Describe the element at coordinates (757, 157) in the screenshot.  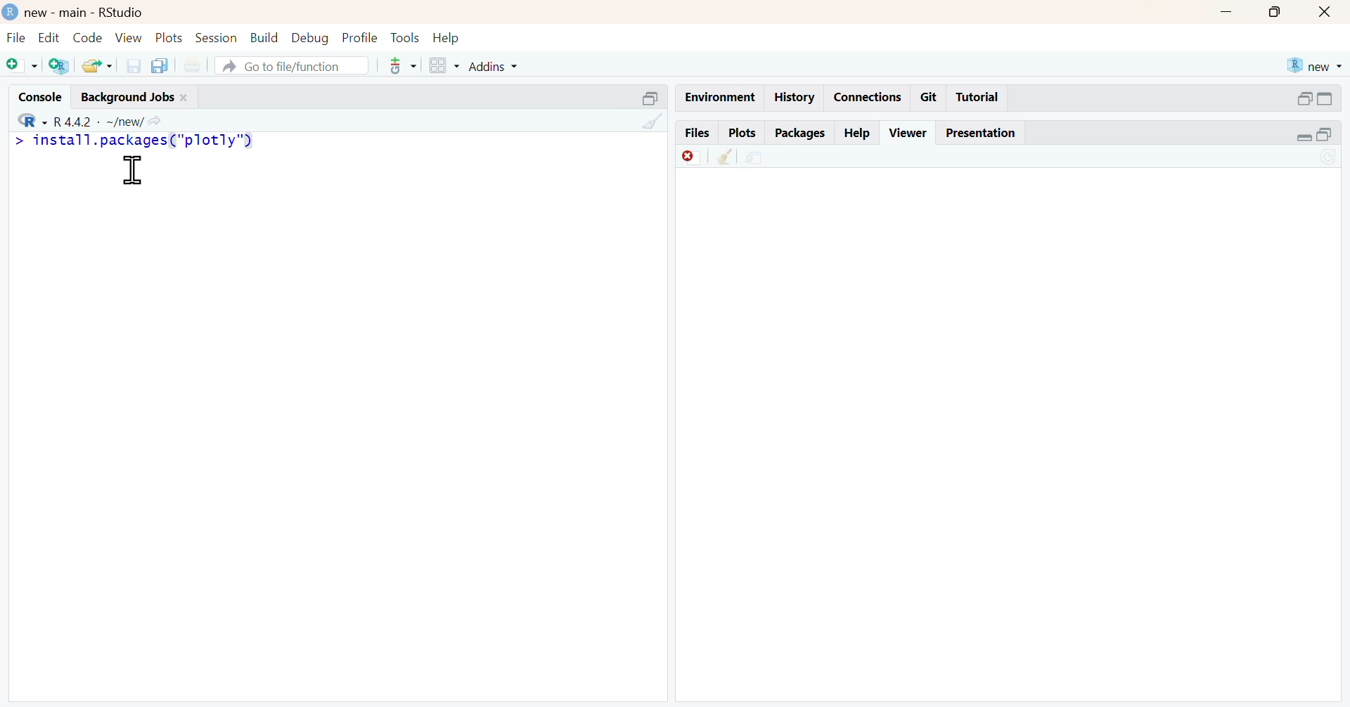
I see `show in new window` at that location.